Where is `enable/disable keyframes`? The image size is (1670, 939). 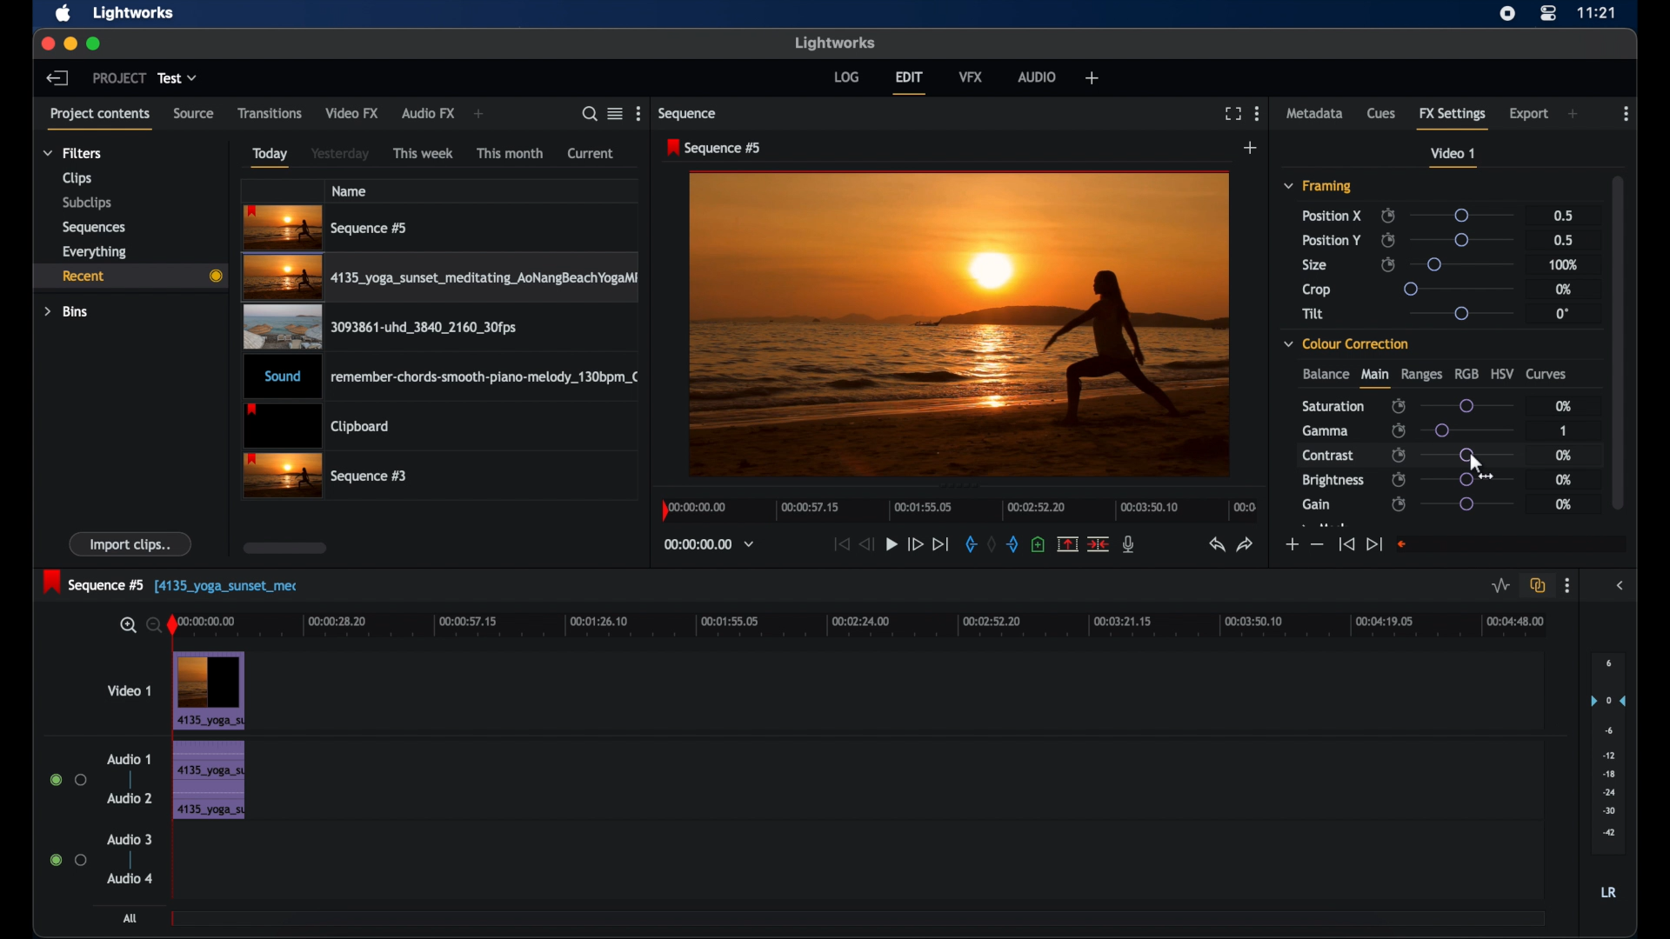
enable/disable keyframes is located at coordinates (1388, 263).